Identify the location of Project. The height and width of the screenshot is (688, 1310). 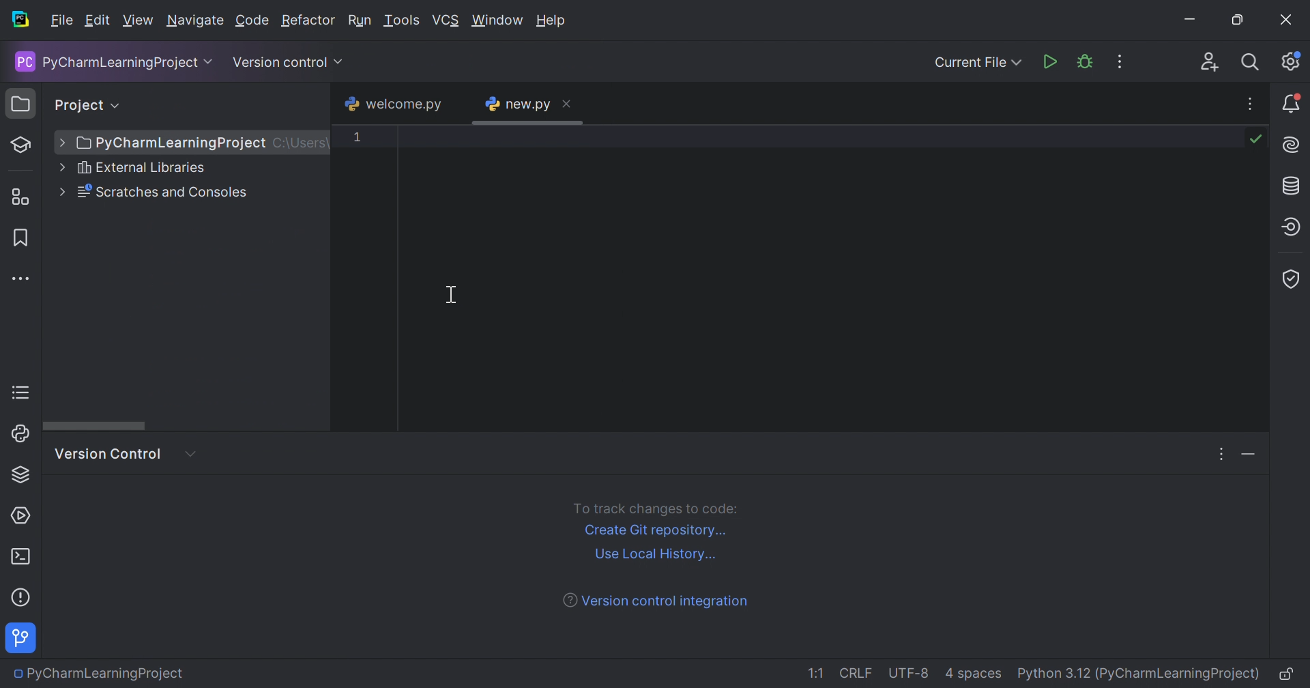
(85, 106).